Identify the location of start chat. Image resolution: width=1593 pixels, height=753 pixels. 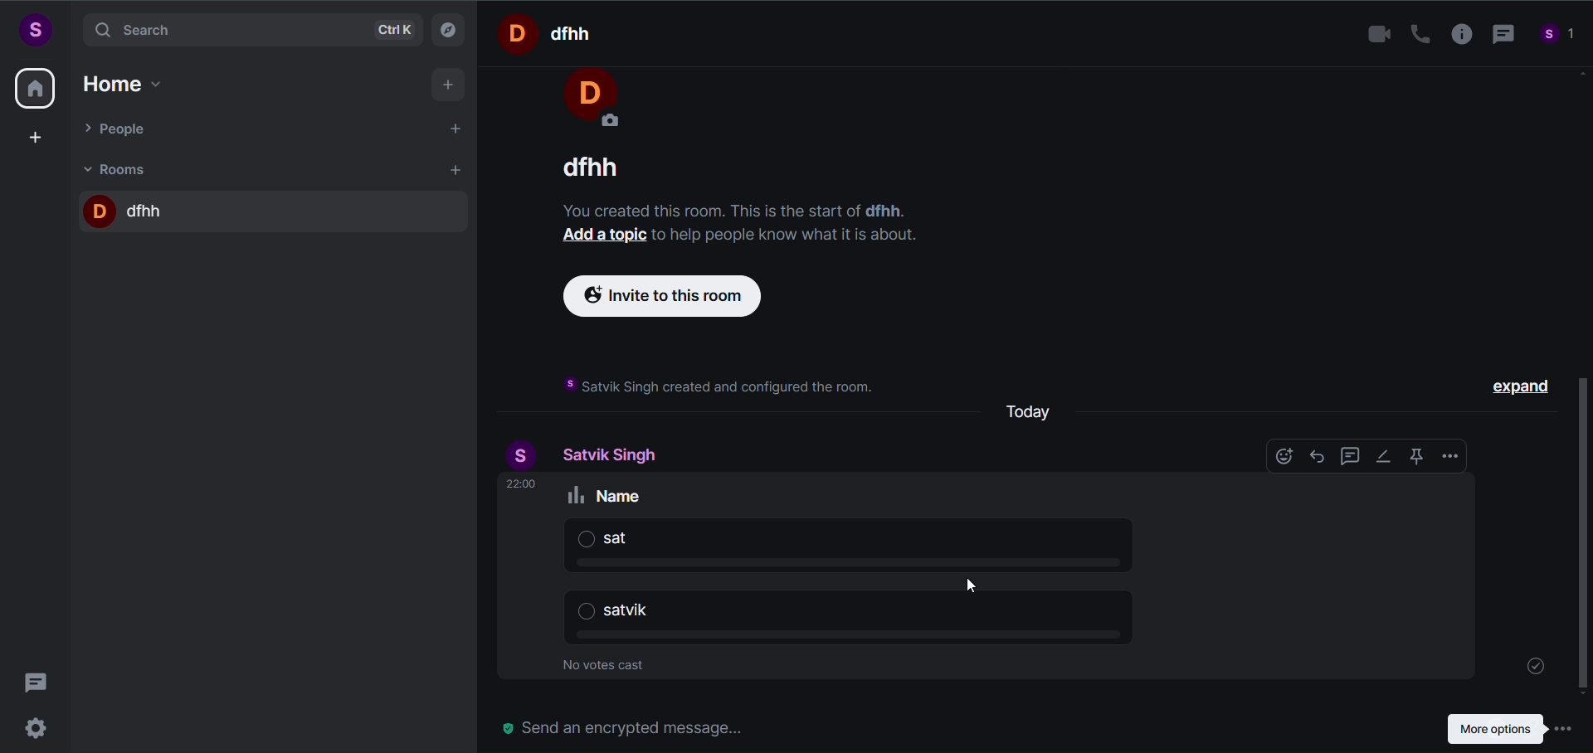
(457, 130).